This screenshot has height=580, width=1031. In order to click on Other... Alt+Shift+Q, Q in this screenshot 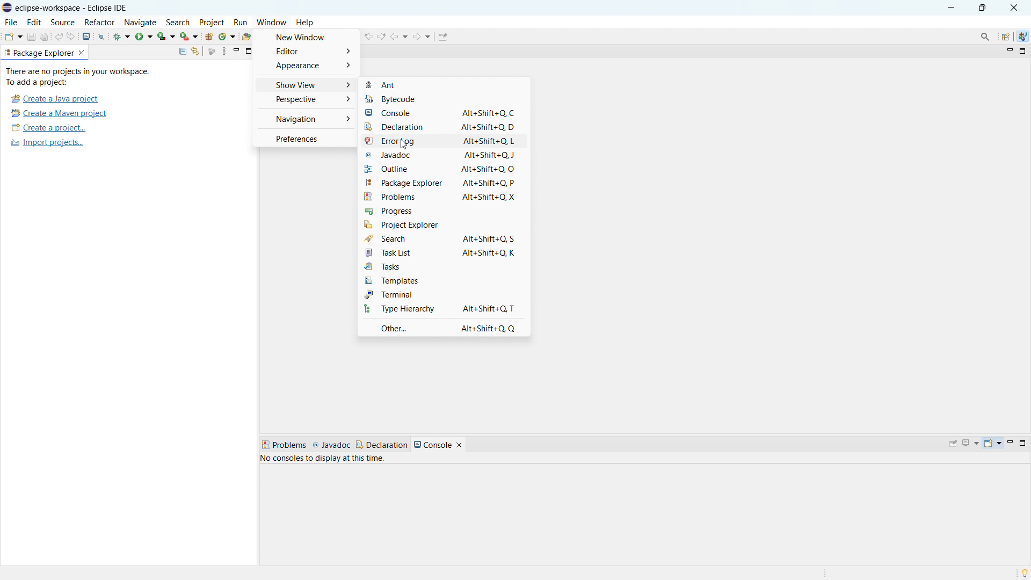, I will do `click(449, 328)`.